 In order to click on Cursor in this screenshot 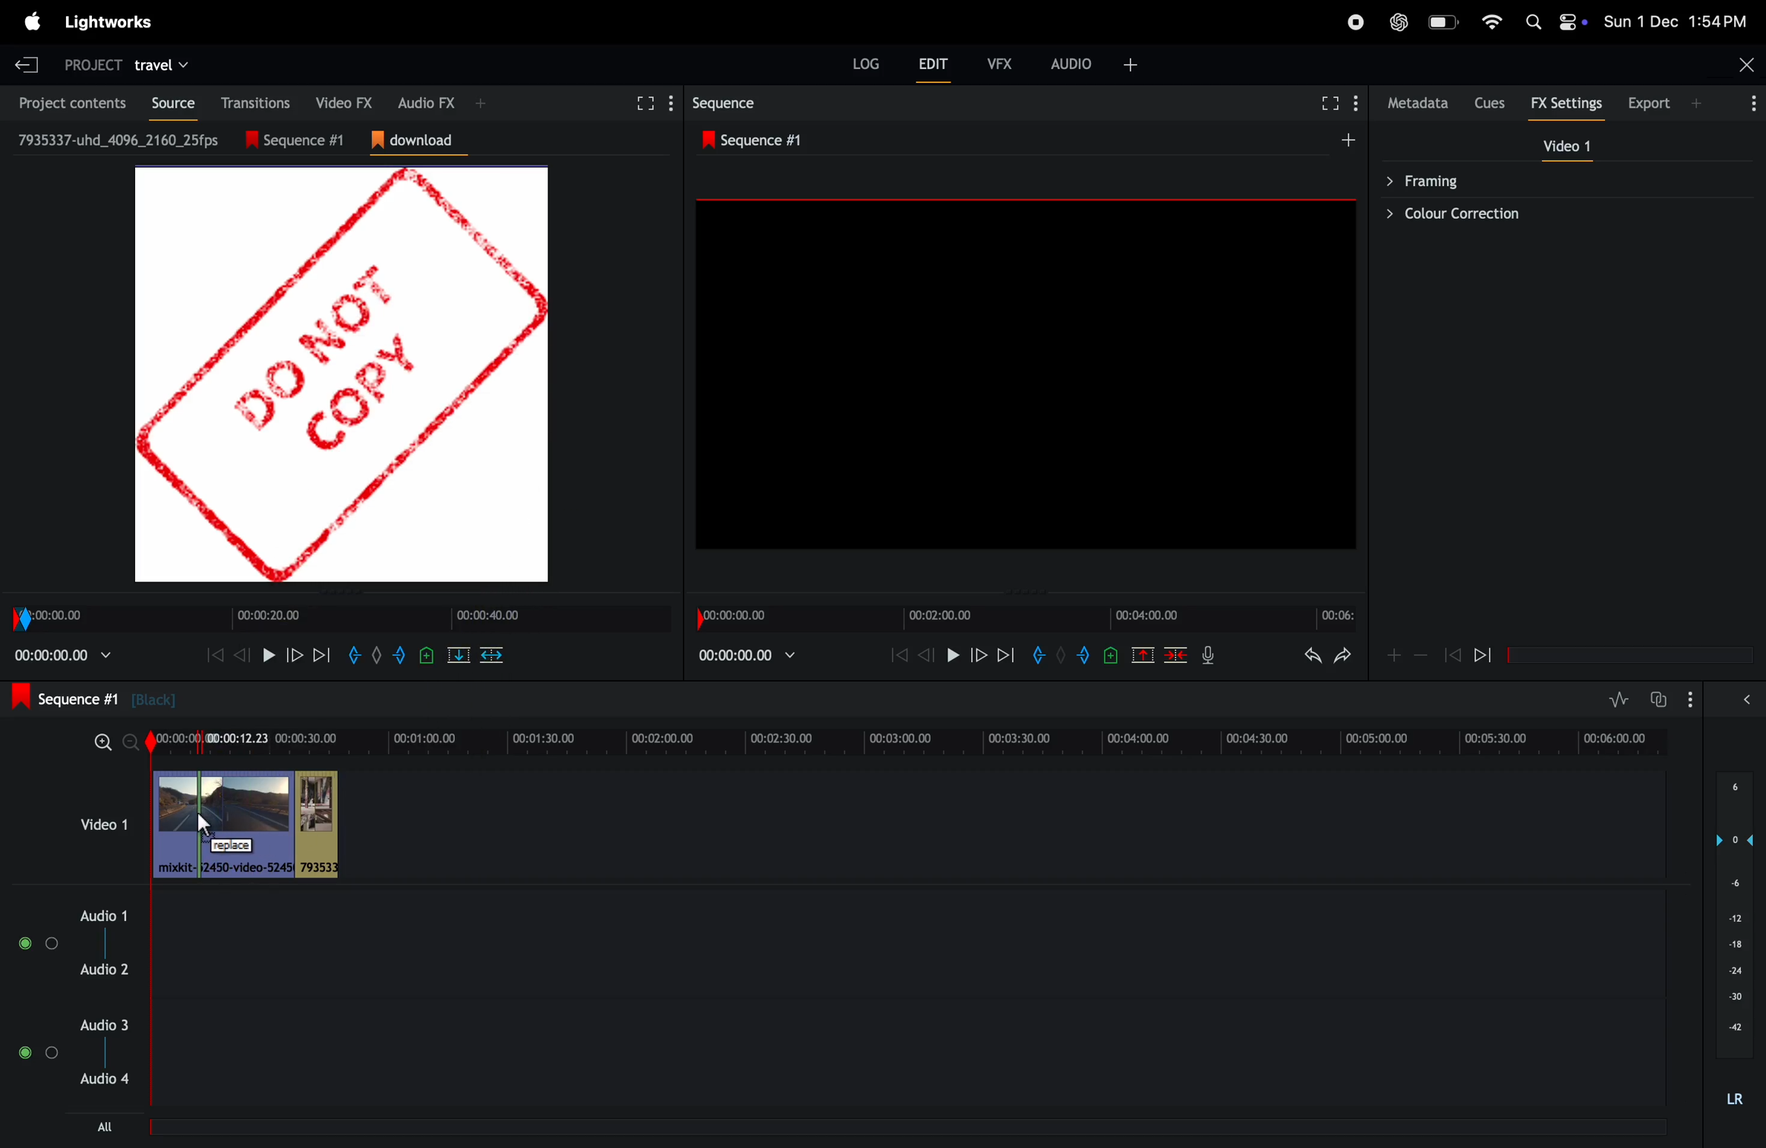, I will do `click(205, 825)`.